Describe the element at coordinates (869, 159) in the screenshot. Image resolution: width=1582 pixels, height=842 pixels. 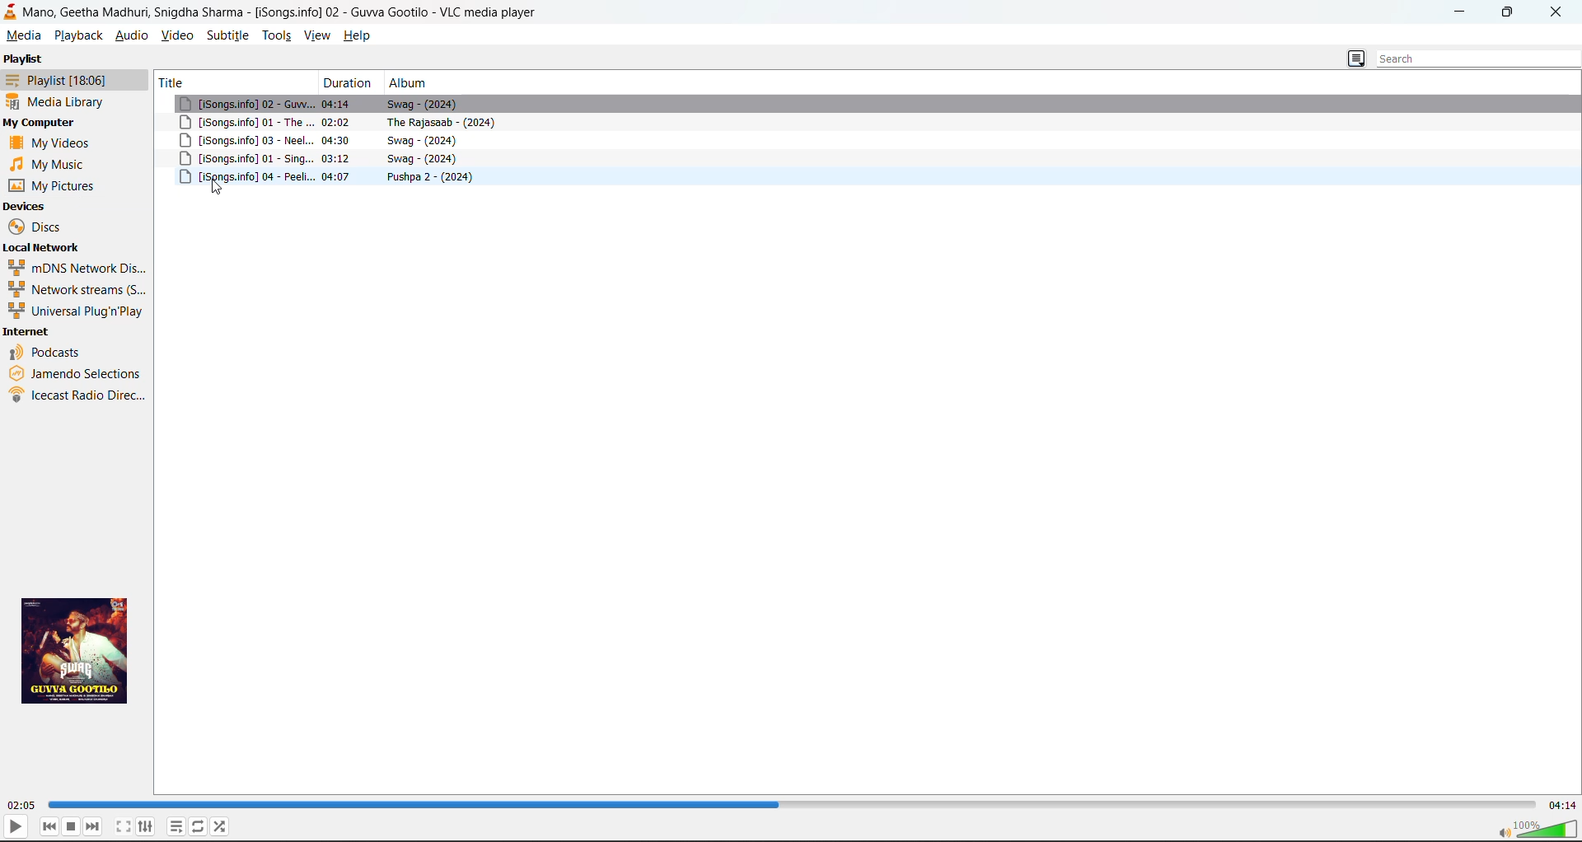
I see `song` at that location.